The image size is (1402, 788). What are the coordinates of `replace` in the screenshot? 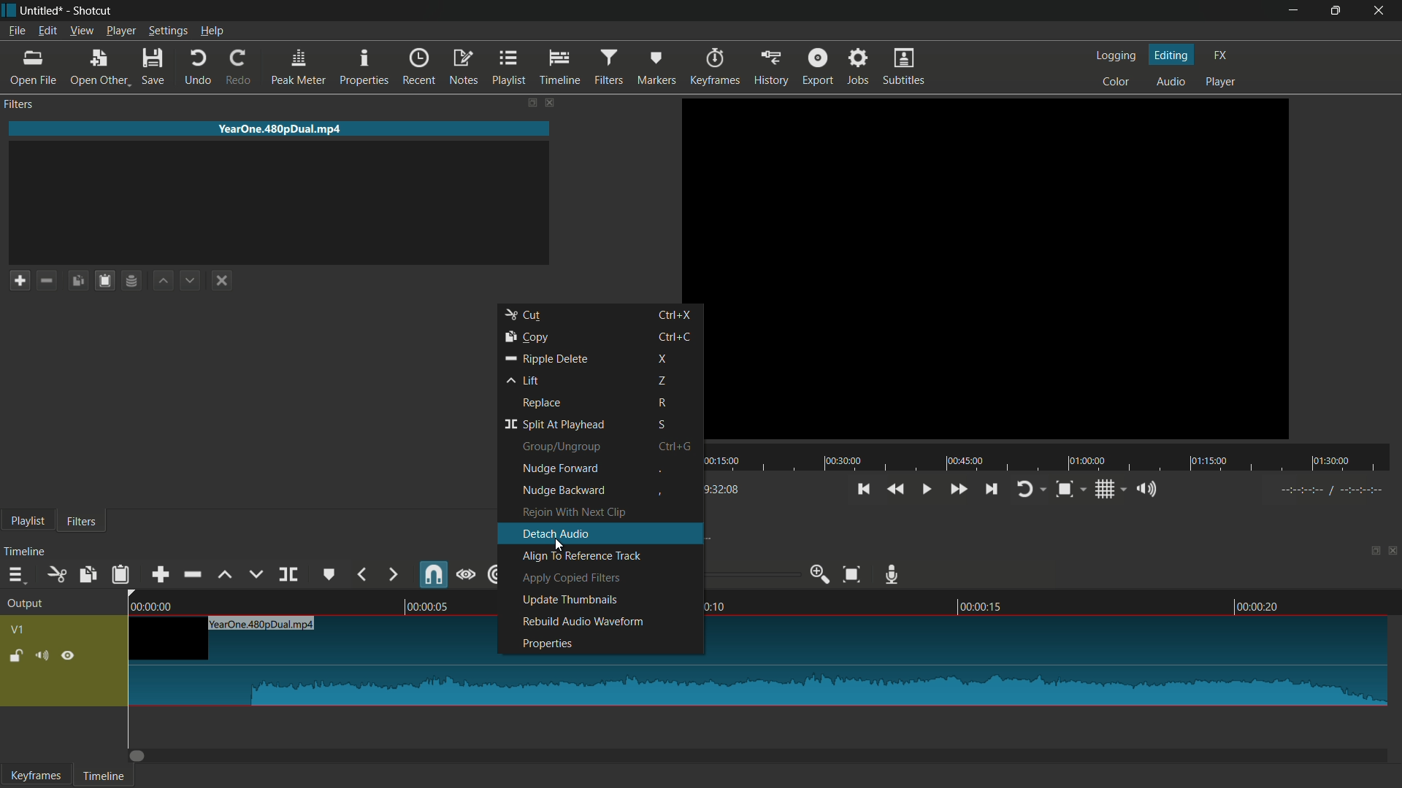 It's located at (544, 405).